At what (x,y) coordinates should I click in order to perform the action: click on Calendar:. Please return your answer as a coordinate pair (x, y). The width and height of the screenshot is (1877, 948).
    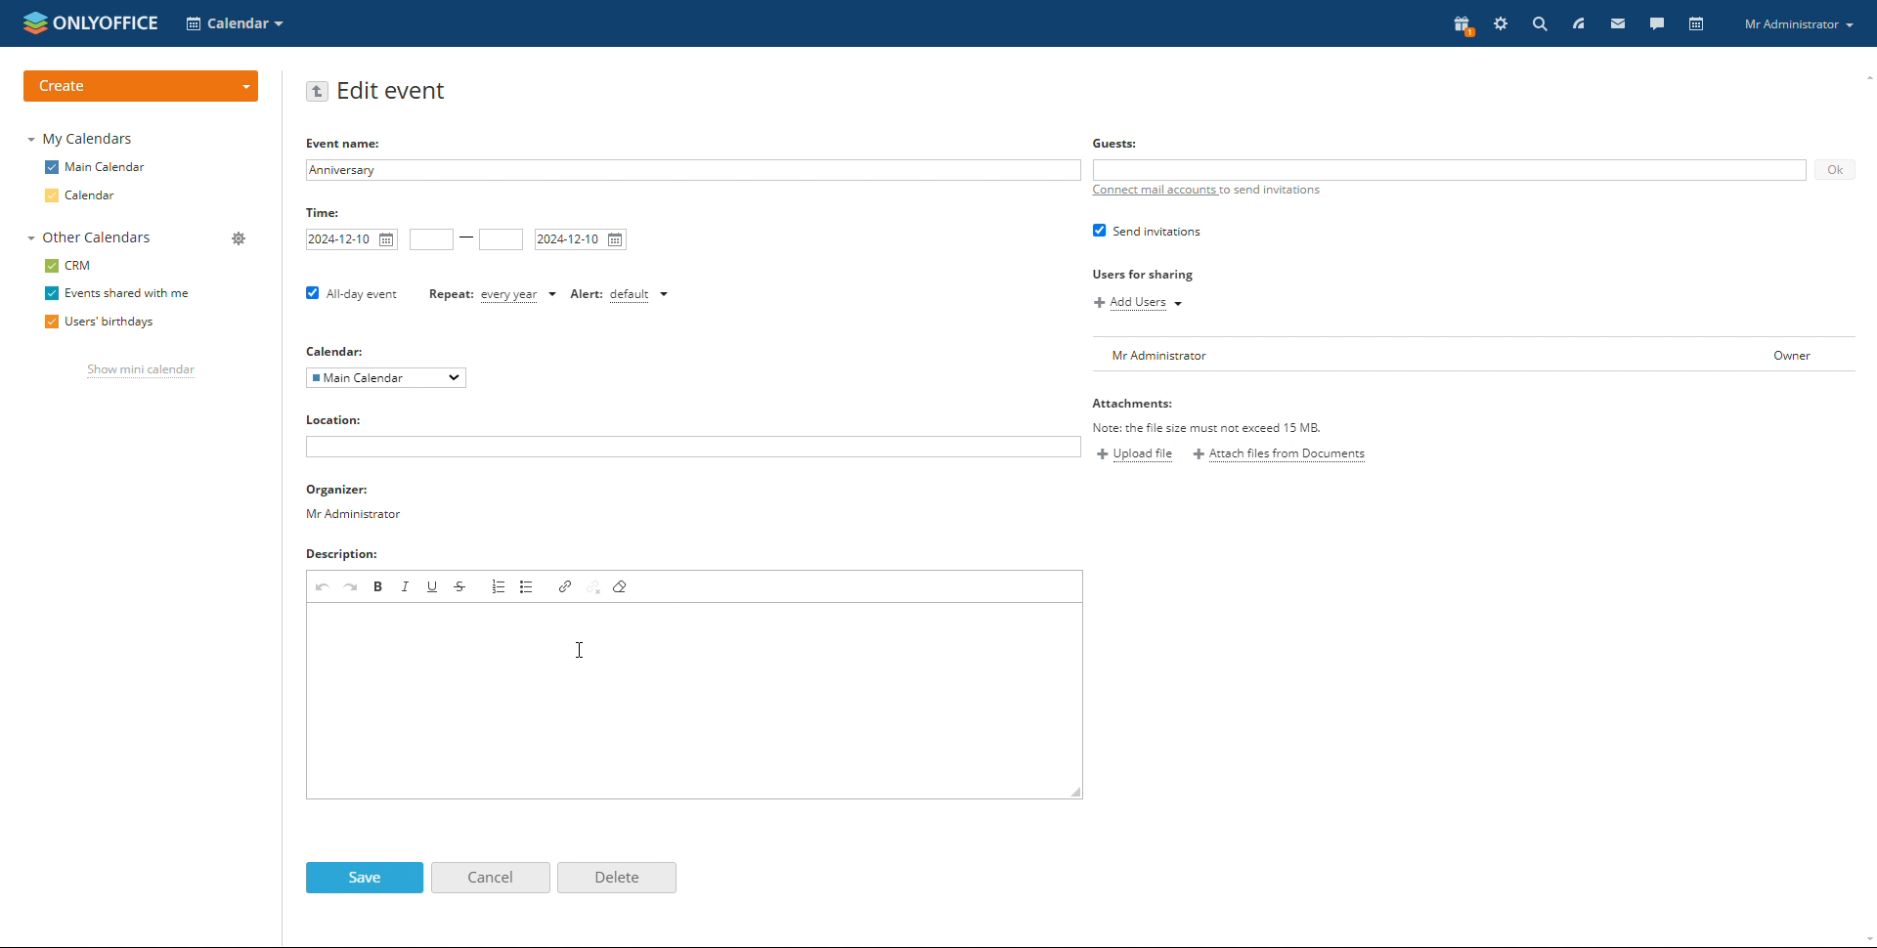
    Looking at the image, I should click on (341, 350).